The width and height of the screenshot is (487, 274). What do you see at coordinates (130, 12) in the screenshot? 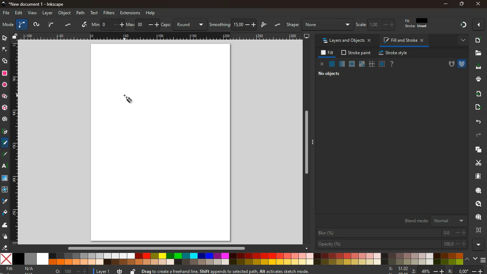
I see `extensions` at bounding box center [130, 12].